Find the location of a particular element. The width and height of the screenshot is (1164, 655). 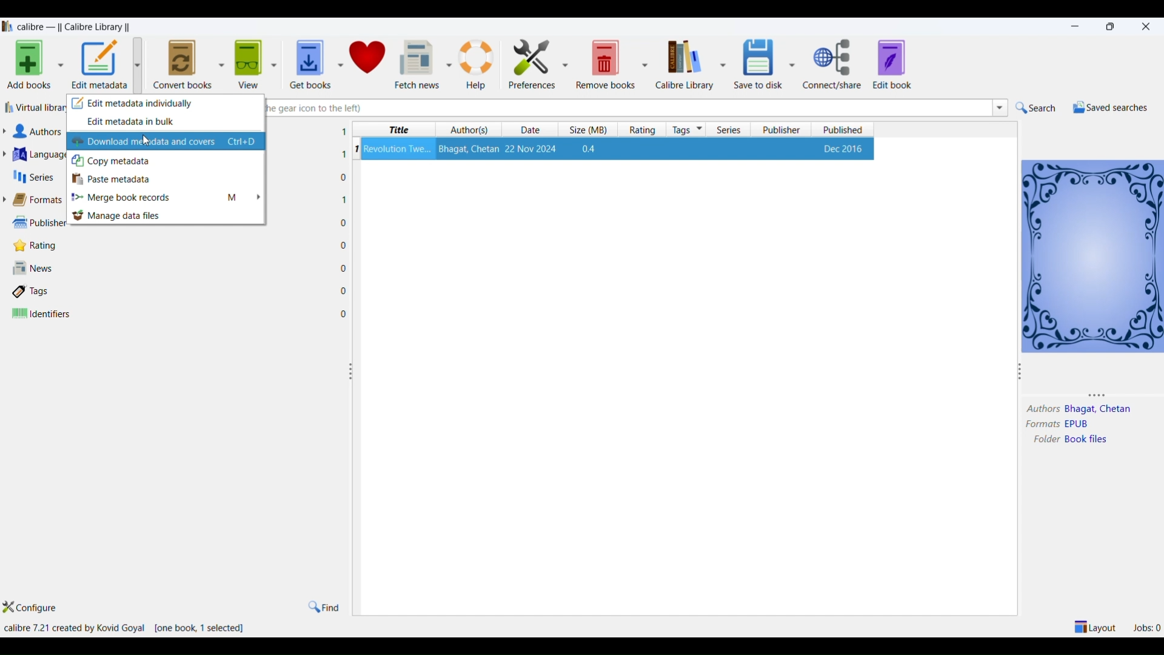

author name is located at coordinates (1100, 410).